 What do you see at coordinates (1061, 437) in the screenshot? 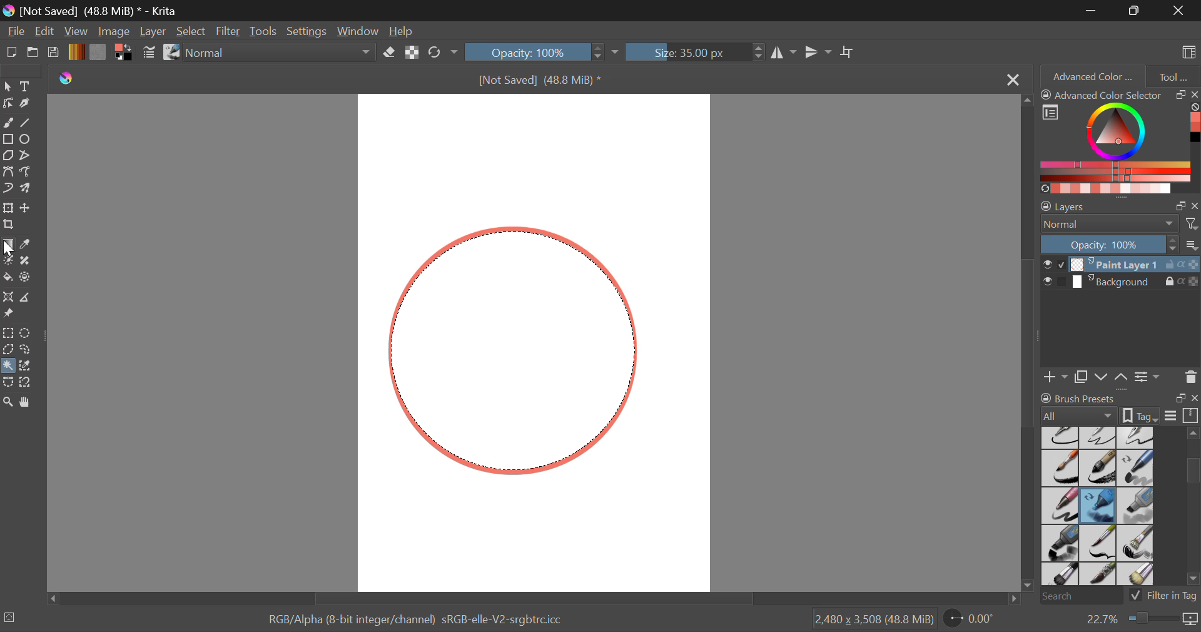
I see `Ink-2 Fineliner` at bounding box center [1061, 437].